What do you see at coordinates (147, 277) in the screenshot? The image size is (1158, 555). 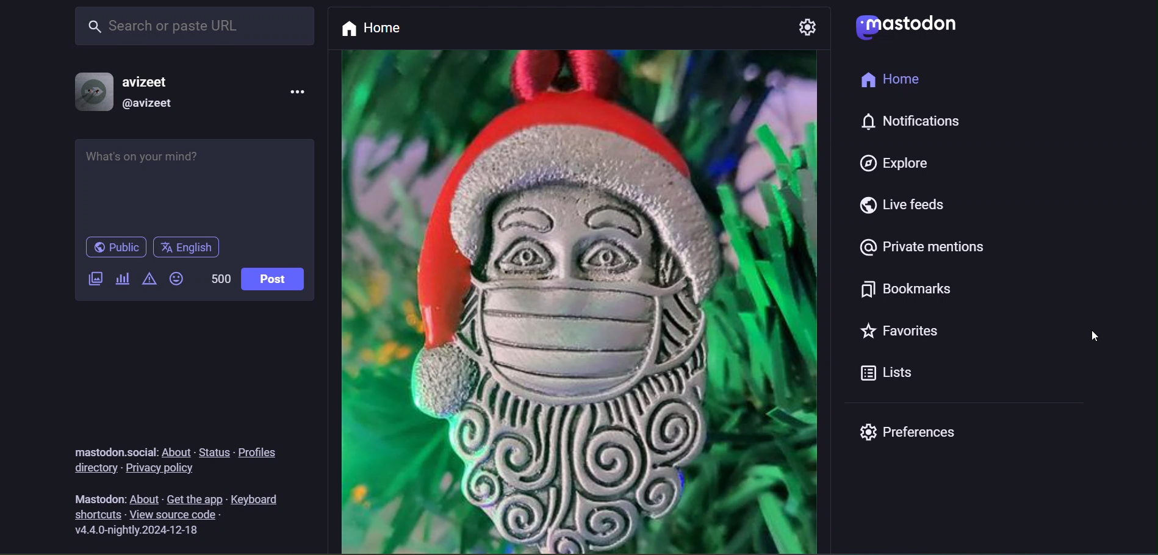 I see `content warning` at bounding box center [147, 277].